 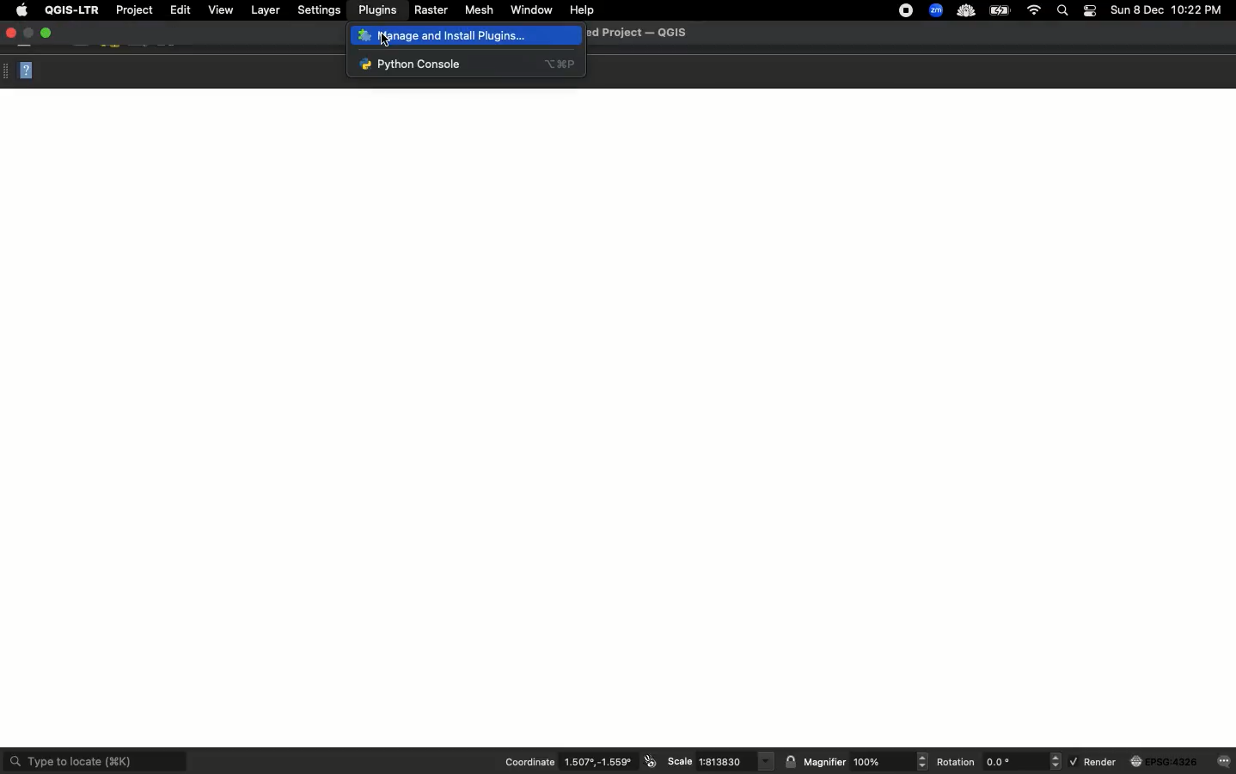 I want to click on recording, so click(x=902, y=10).